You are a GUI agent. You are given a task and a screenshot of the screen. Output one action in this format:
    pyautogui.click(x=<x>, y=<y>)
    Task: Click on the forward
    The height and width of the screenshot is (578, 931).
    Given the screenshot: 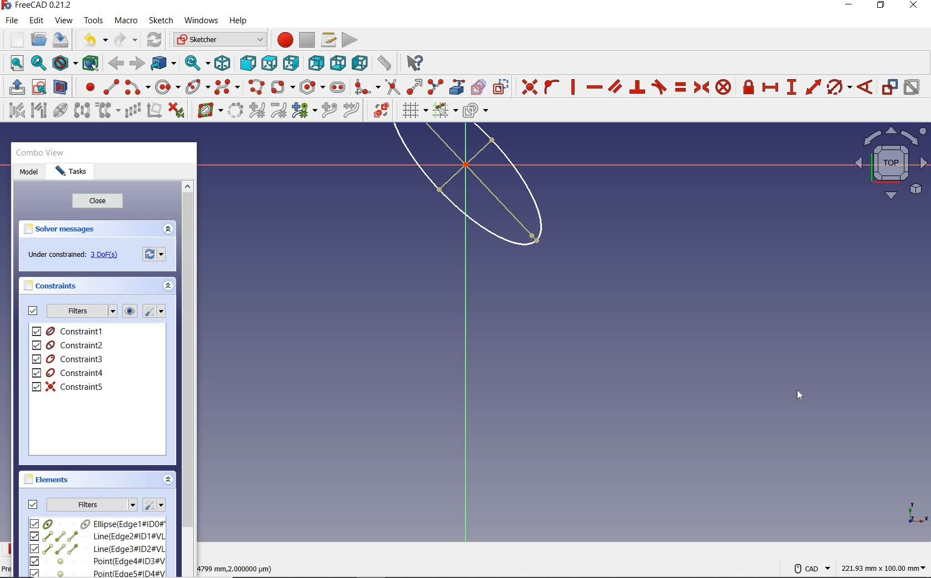 What is the action you would take?
    pyautogui.click(x=136, y=64)
    